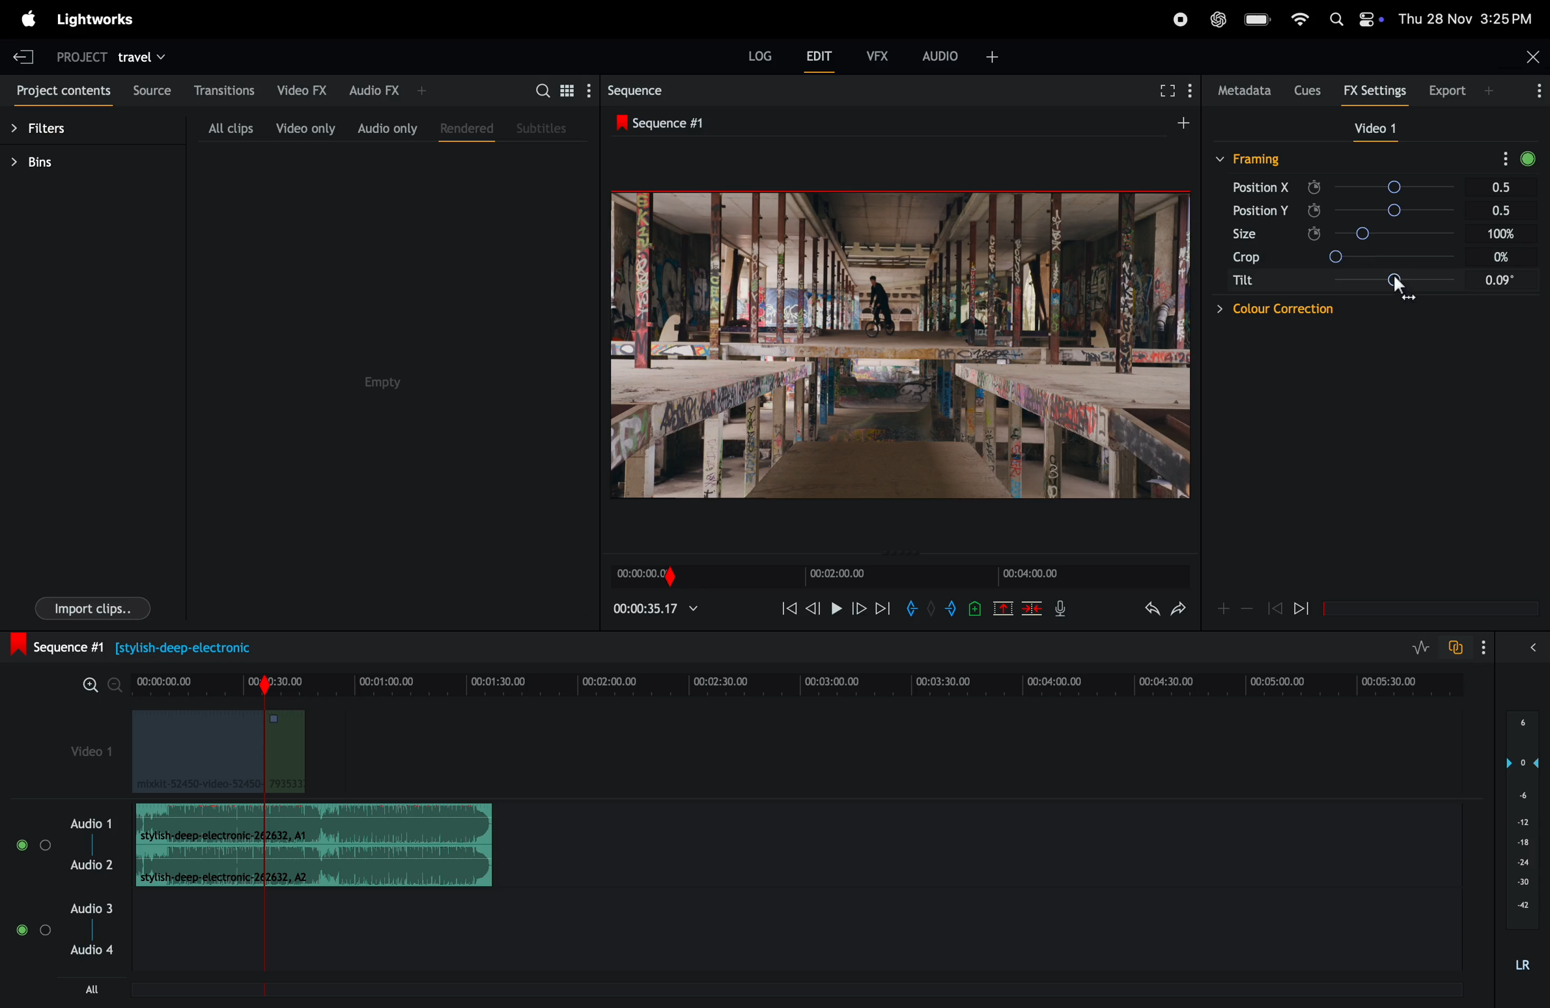 The height and width of the screenshot is (1008, 1550). I want to click on audio level, so click(1523, 839).